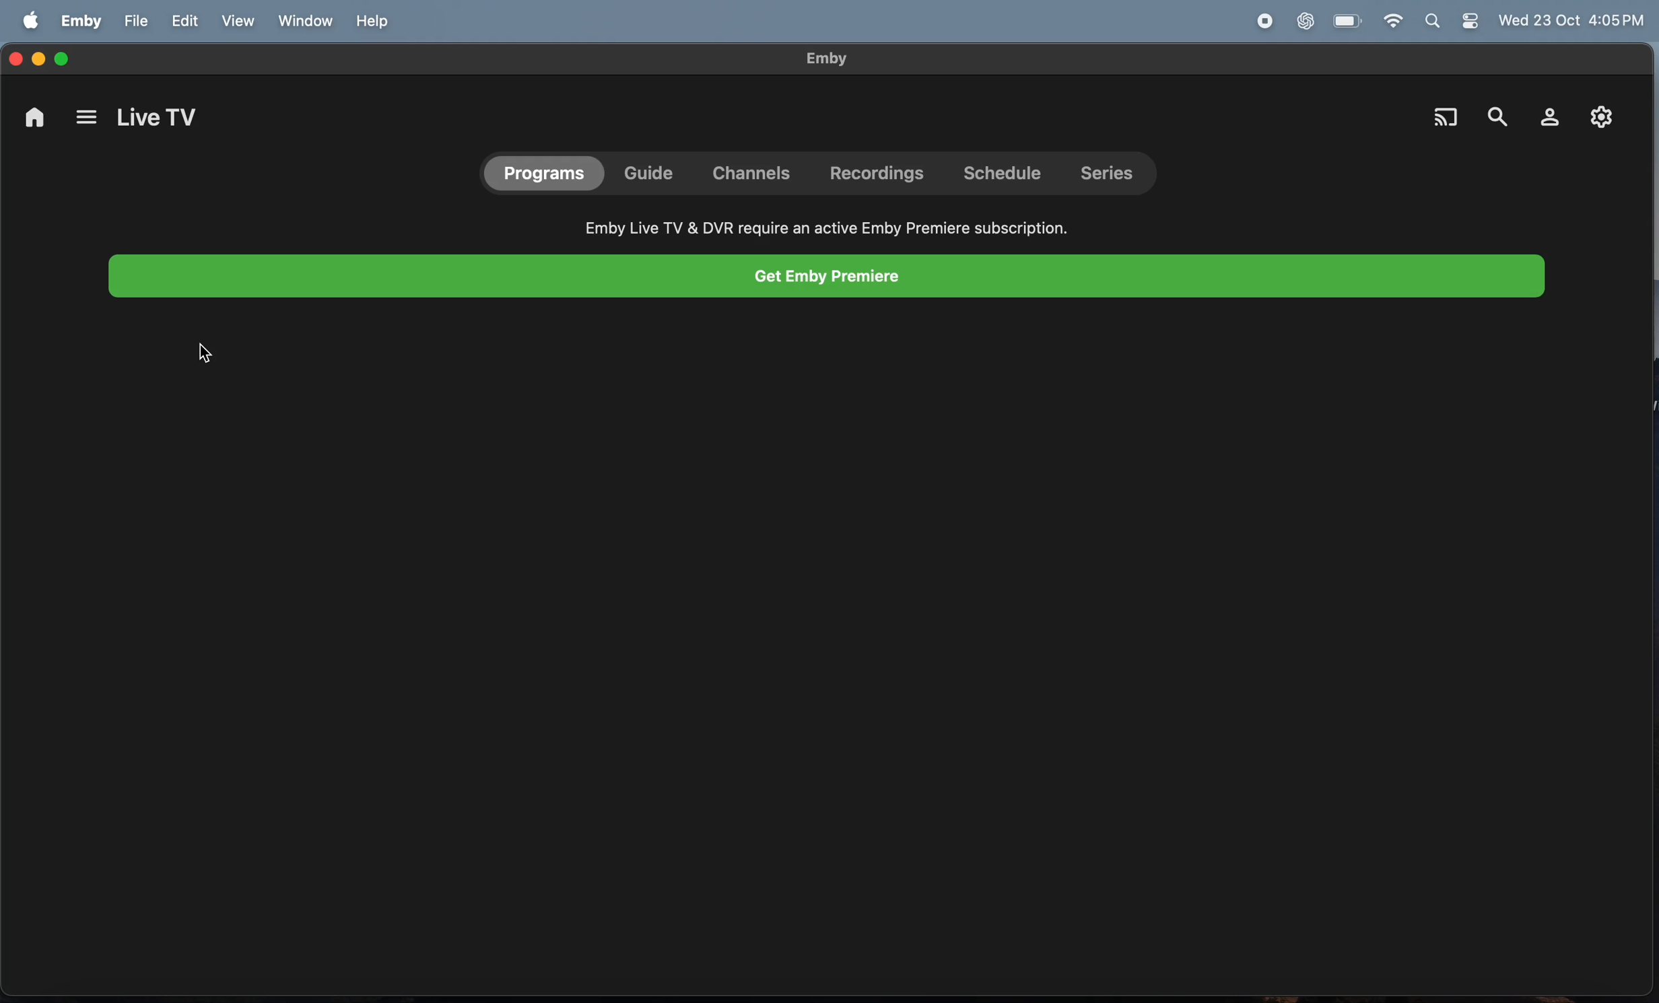  Describe the element at coordinates (184, 22) in the screenshot. I see `edit` at that location.